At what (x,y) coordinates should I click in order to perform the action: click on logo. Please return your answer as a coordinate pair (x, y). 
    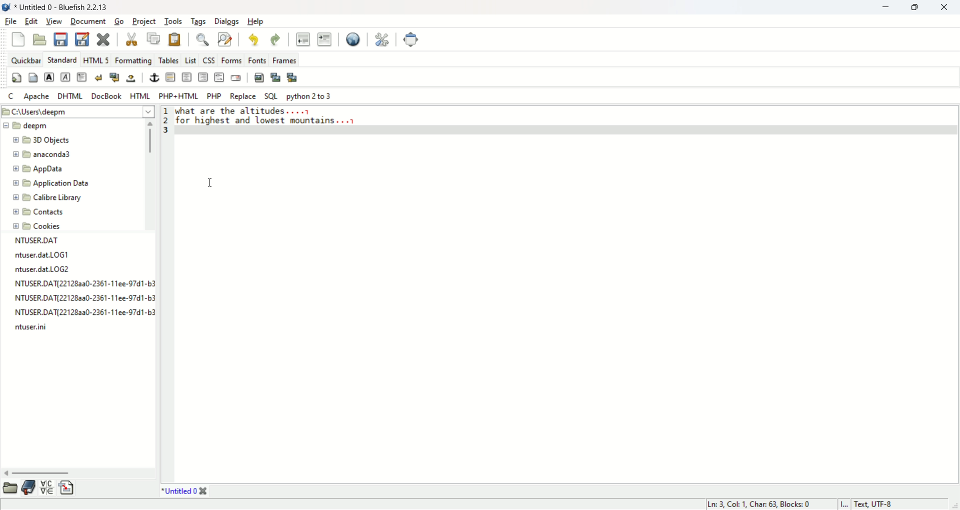
    Looking at the image, I should click on (6, 7).